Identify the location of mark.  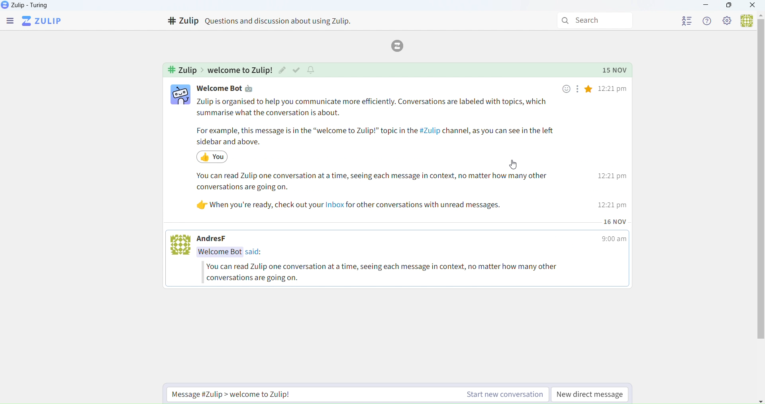
(296, 70).